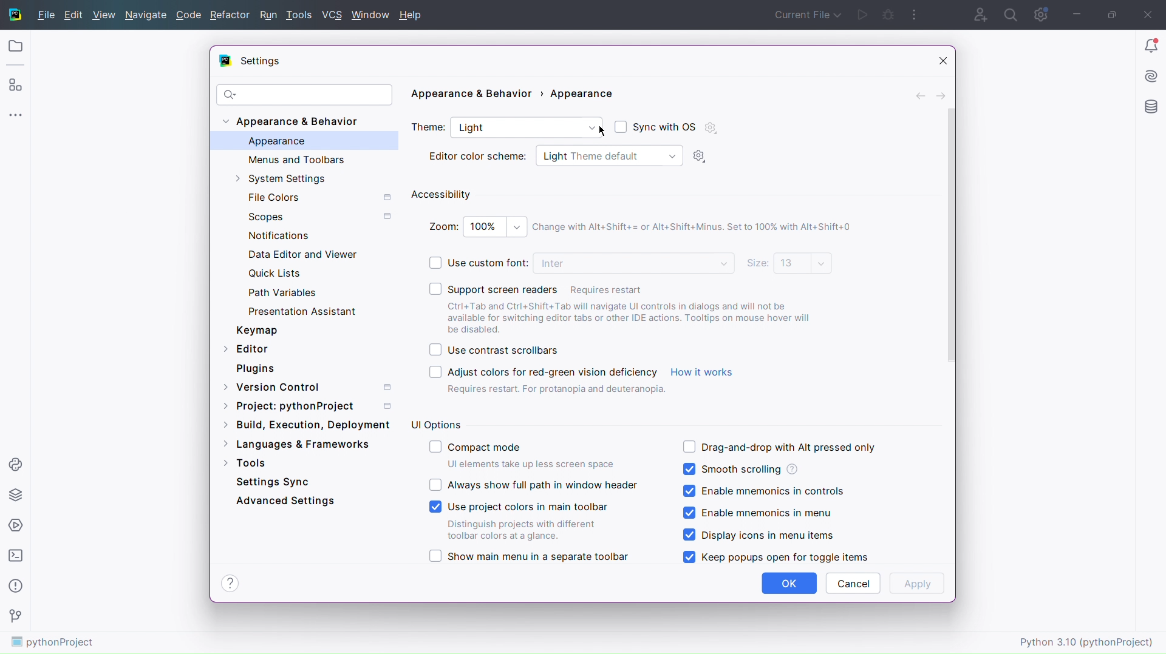 The image size is (1166, 654). I want to click on Use contrast scrollbars, so click(493, 351).